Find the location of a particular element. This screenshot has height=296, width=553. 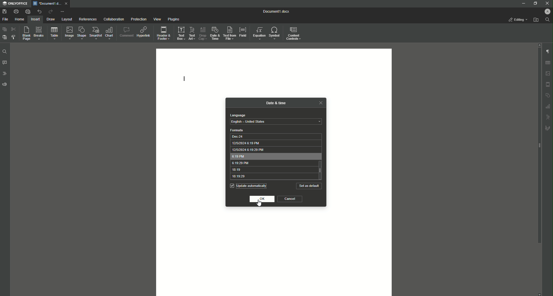

Editing is located at coordinates (518, 20).